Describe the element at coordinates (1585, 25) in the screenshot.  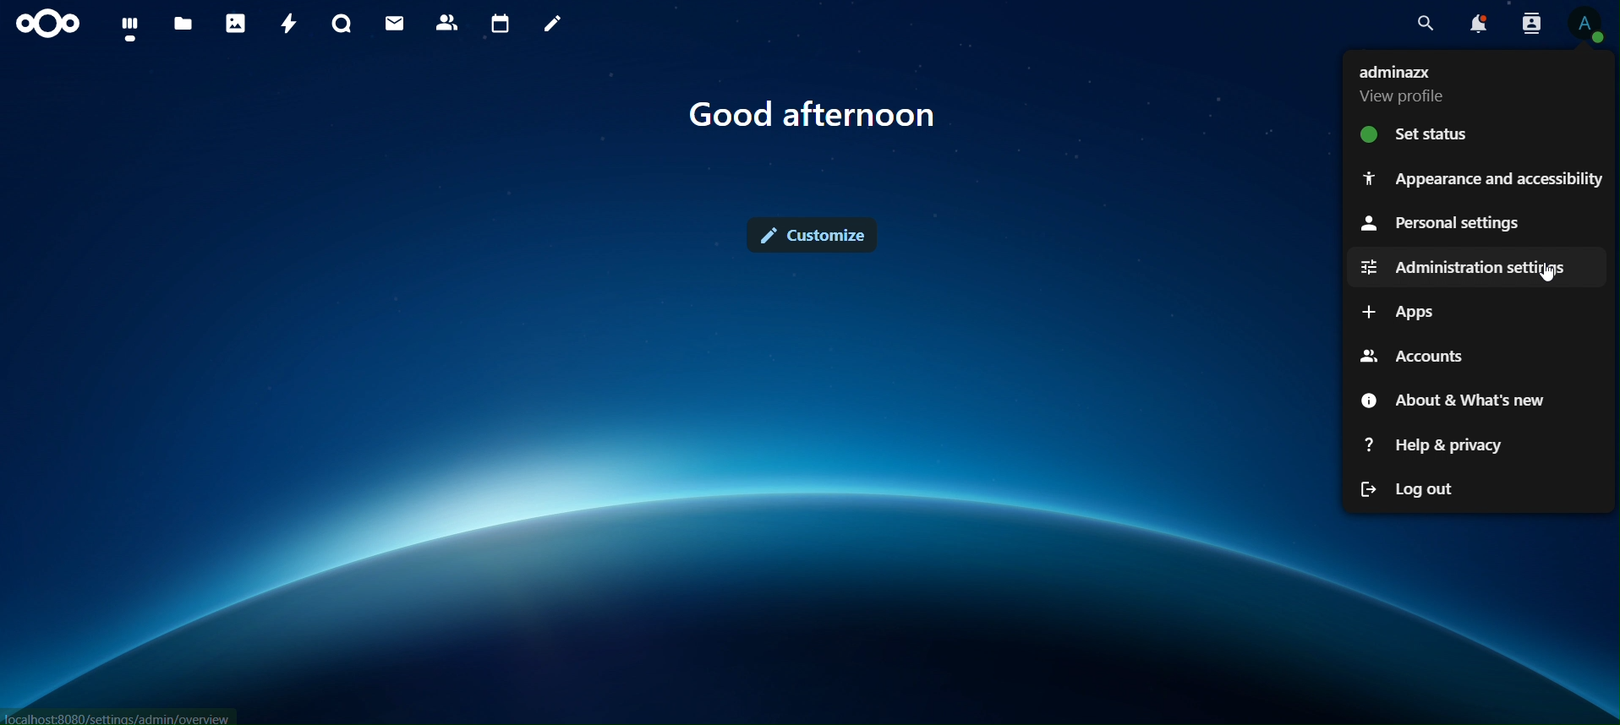
I see `view profile` at that location.